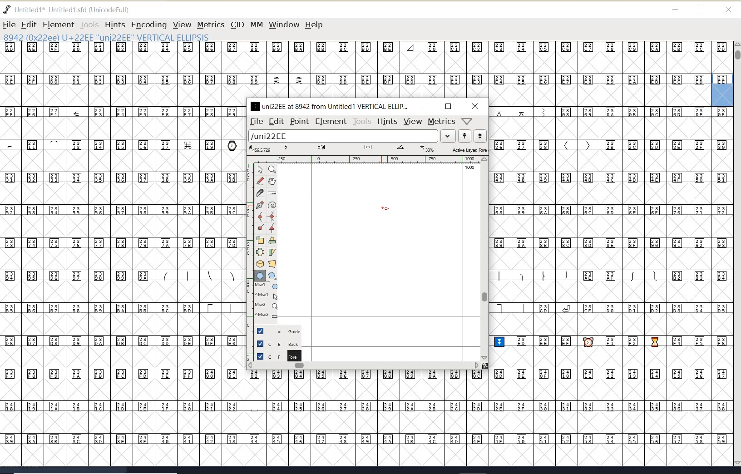  Describe the element at coordinates (181, 25) in the screenshot. I see `VIEW` at that location.